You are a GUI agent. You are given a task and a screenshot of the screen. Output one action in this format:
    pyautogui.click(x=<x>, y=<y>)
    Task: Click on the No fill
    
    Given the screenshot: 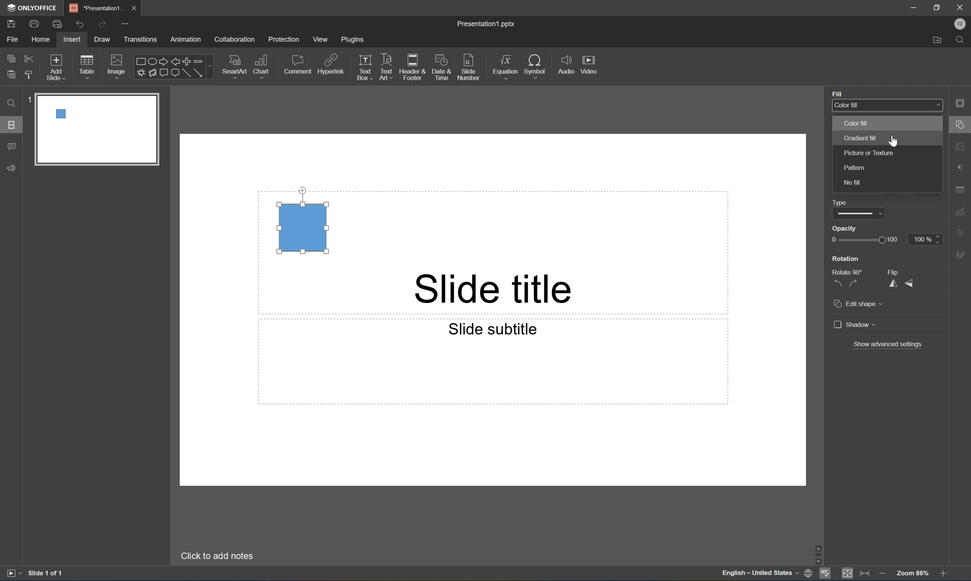 What is the action you would take?
    pyautogui.click(x=851, y=182)
    